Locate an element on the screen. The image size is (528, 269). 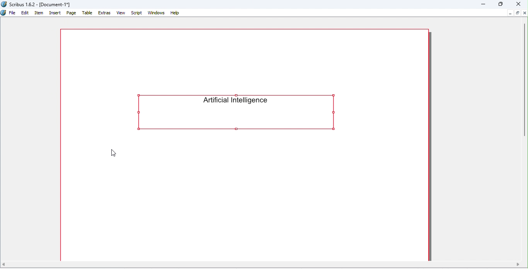
Text centered is located at coordinates (239, 111).